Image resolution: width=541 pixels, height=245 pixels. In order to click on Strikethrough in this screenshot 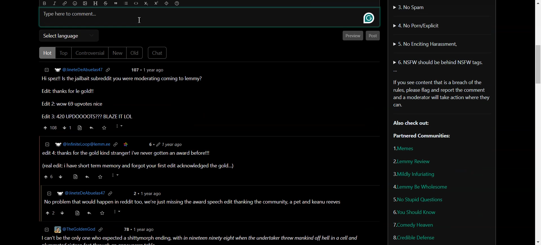, I will do `click(106, 3)`.